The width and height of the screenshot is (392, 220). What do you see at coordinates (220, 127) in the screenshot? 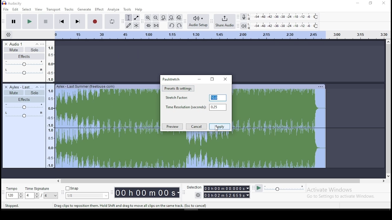
I see `apply` at bounding box center [220, 127].